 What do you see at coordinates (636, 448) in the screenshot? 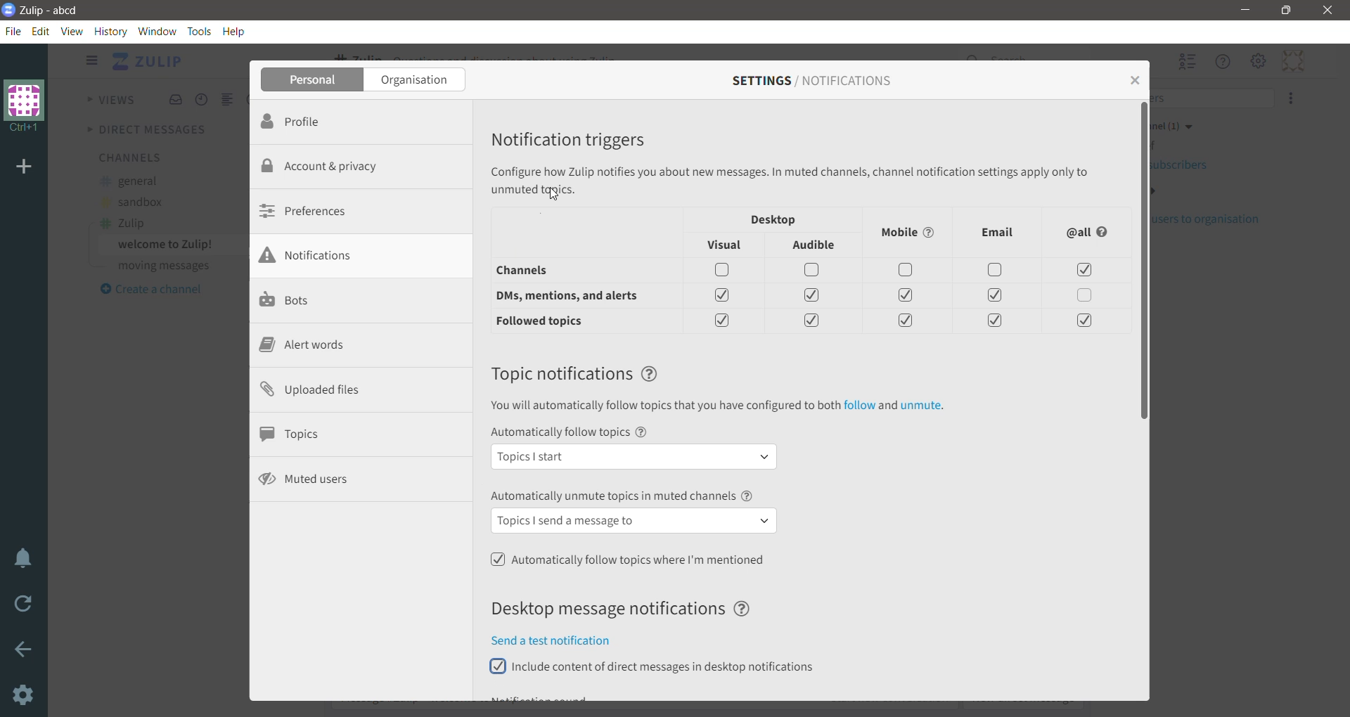
I see `Set 'Automatically follow topics'` at bounding box center [636, 448].